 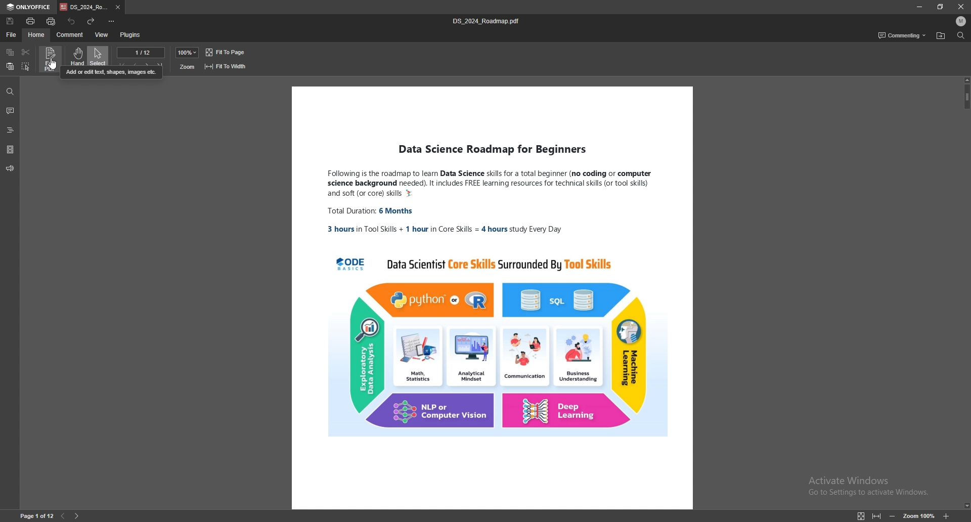 I want to click on customize quick access toolbar, so click(x=112, y=21).